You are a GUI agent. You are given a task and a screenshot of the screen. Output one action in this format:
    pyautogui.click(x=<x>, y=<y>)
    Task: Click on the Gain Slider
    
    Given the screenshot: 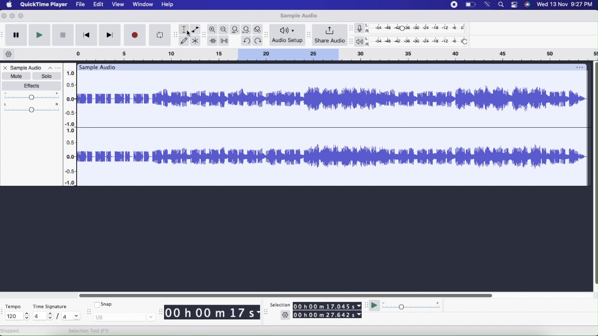 What is the action you would take?
    pyautogui.click(x=32, y=96)
    